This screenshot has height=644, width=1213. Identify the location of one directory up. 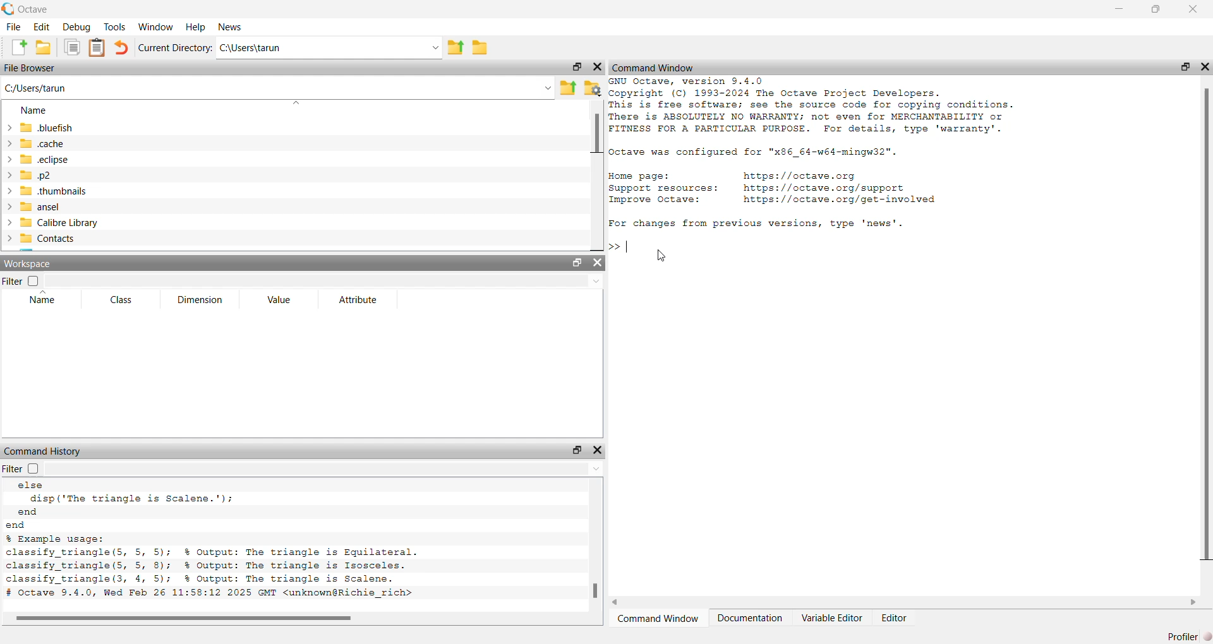
(454, 47).